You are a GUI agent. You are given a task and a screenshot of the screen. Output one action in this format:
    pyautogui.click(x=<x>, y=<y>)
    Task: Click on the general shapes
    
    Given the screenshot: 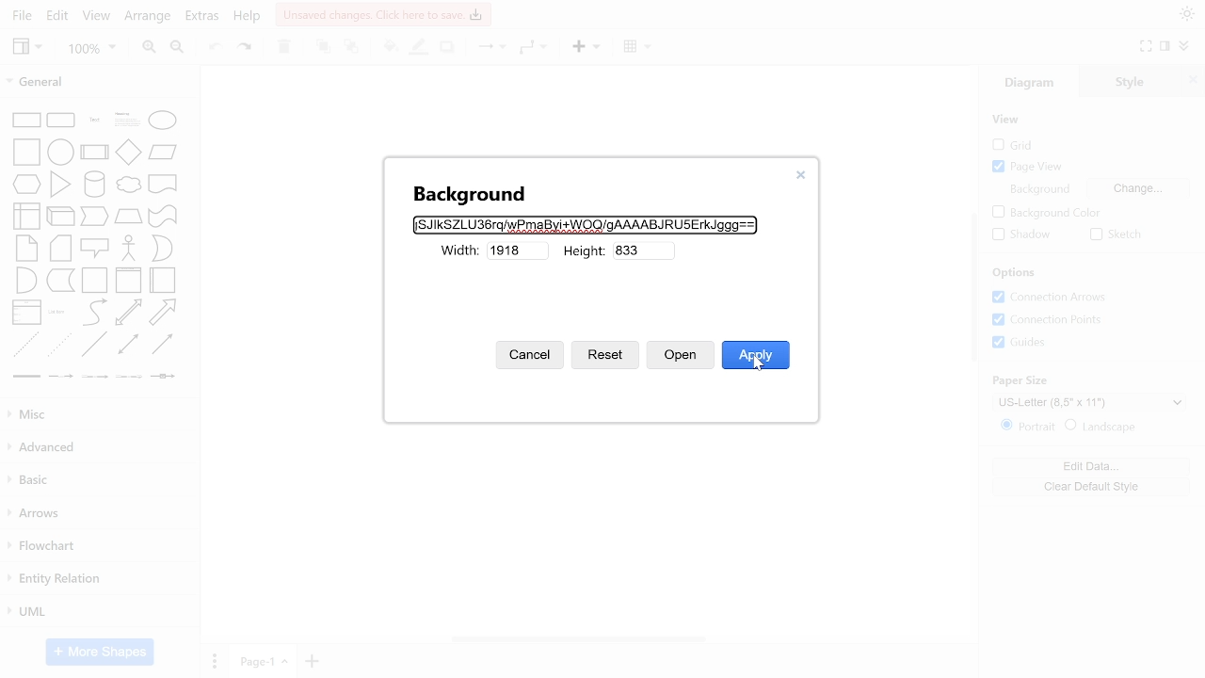 What is the action you would take?
    pyautogui.click(x=91, y=344)
    